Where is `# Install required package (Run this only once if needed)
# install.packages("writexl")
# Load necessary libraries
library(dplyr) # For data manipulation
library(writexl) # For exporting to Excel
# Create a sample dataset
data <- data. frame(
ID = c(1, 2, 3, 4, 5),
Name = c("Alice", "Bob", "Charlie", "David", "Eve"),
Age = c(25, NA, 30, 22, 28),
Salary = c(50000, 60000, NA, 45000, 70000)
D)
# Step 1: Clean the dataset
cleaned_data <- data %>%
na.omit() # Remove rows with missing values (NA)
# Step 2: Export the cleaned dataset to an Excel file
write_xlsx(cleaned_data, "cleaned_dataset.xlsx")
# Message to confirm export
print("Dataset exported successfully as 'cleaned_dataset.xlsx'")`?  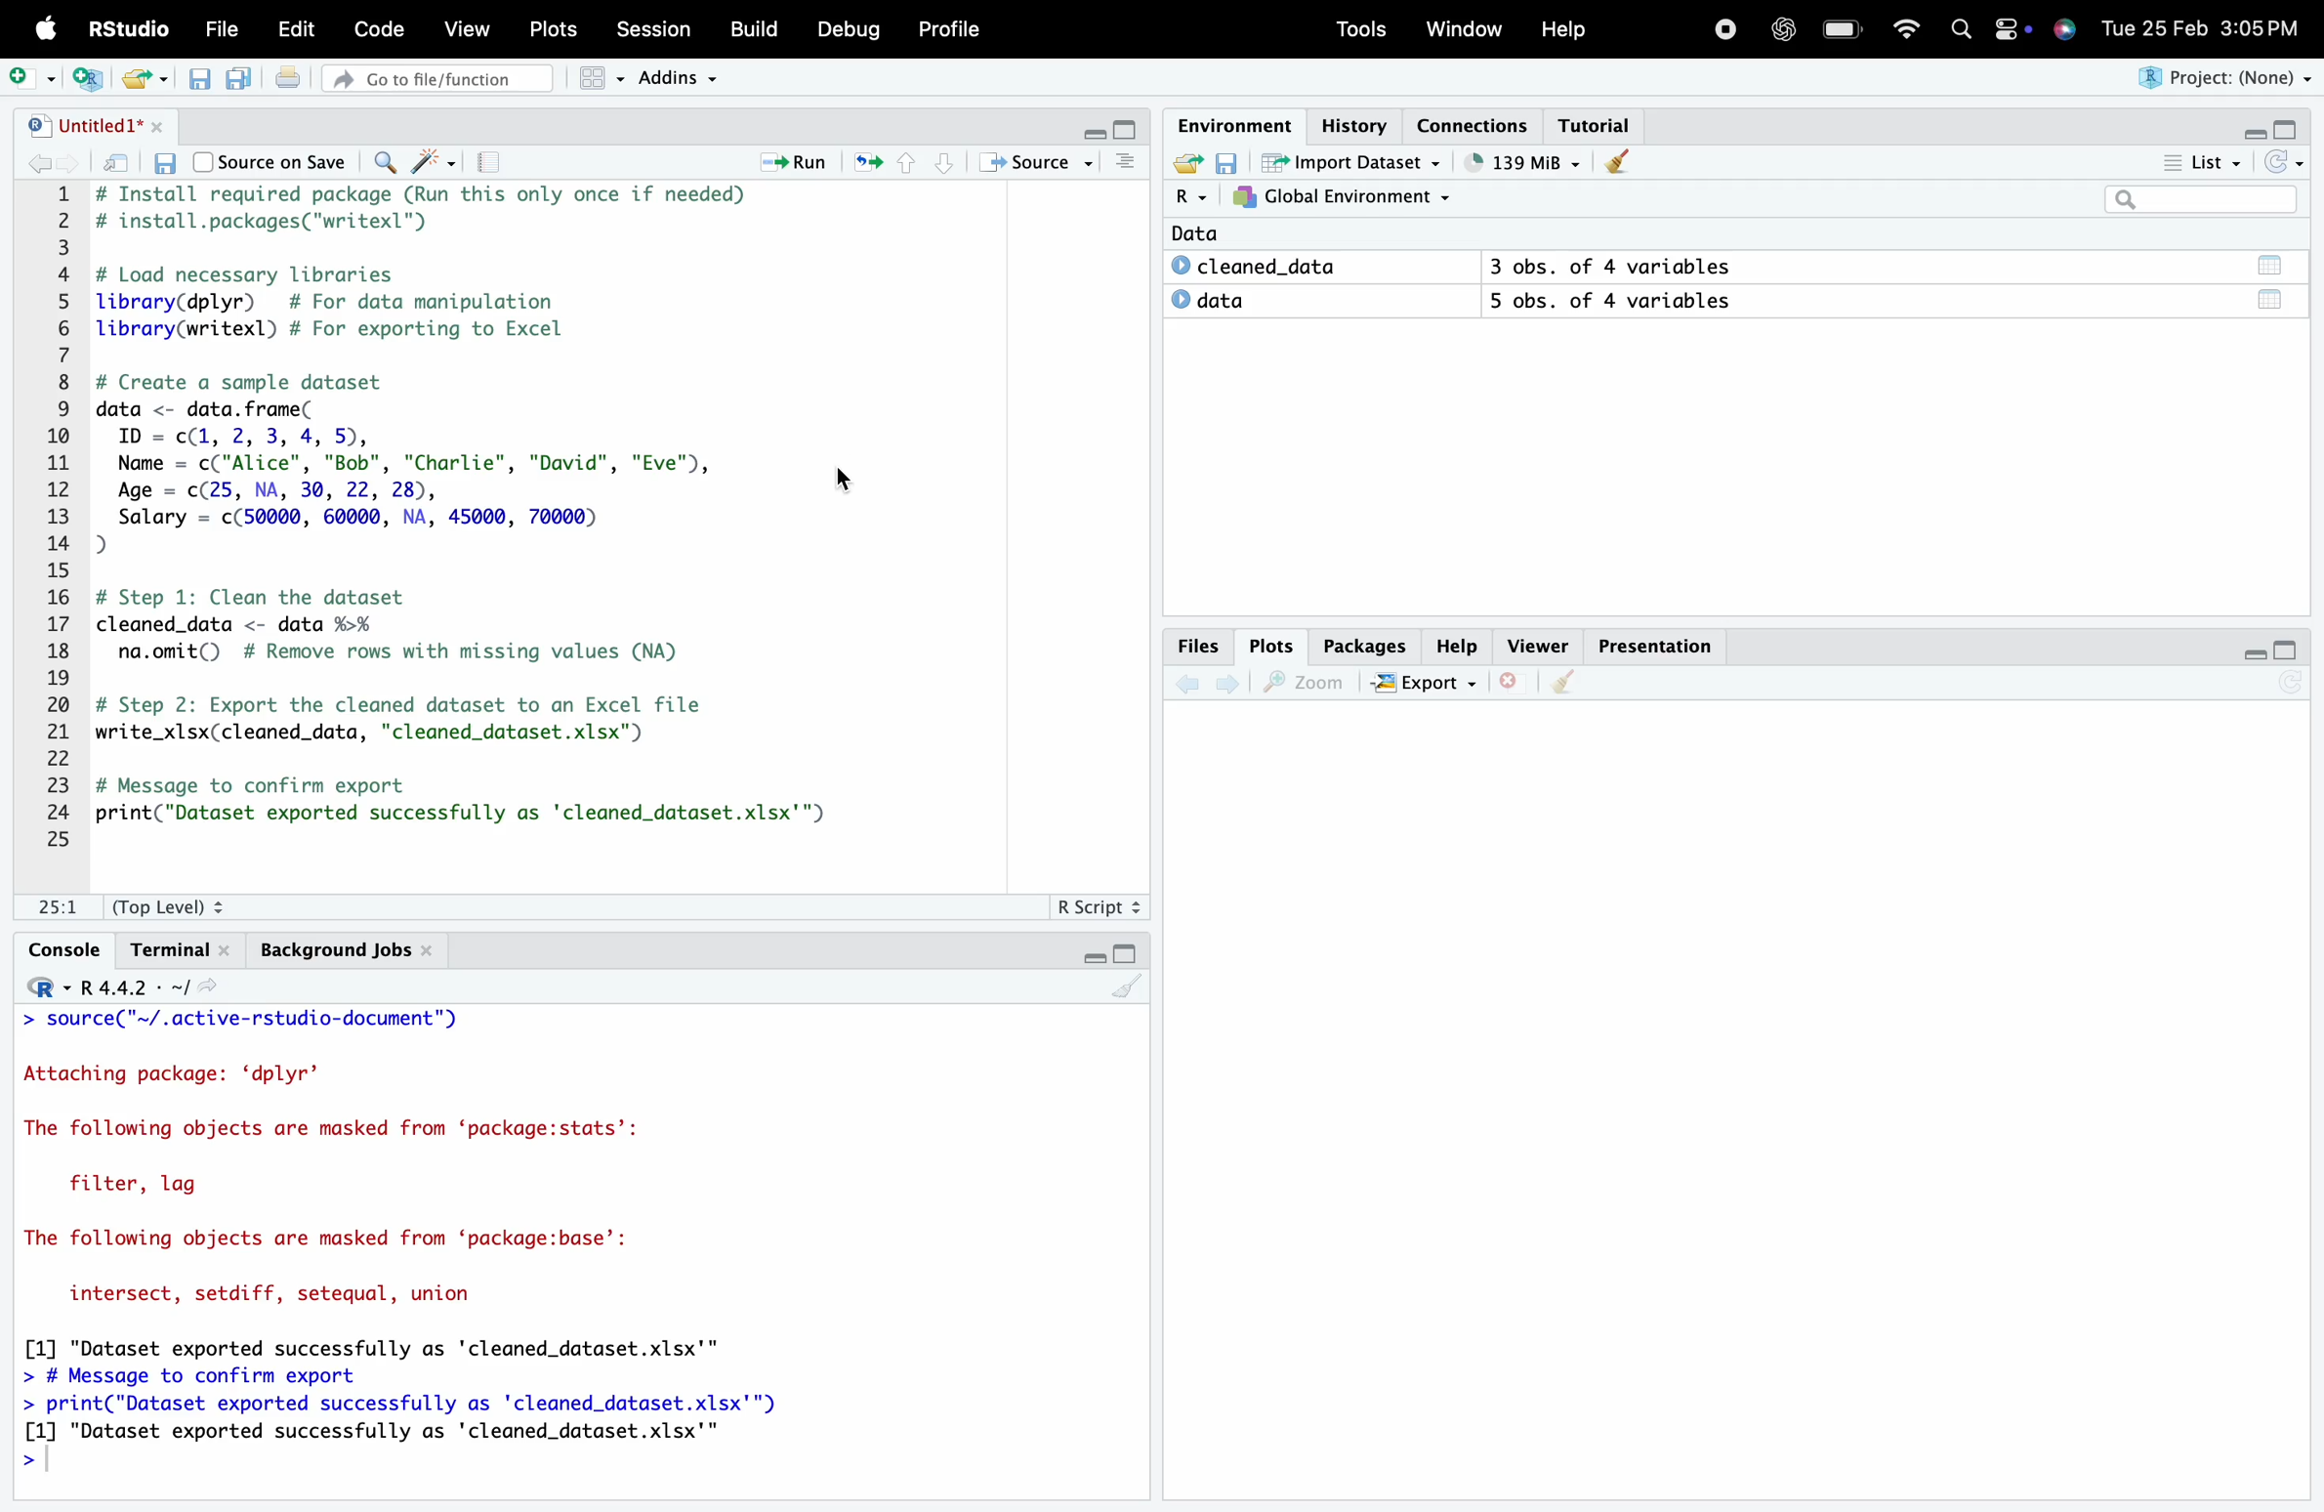 # Install required package (Run this only once if needed)
# install.packages("writexl")
# Load necessary libraries
library(dplyr) # For data manipulation
library(writexl) # For exporting to Excel
# Create a sample dataset
data <- data. frame(
ID = c(1, 2, 3, 4, 5),
Name = c("Alice", "Bob", "Charlie", "David", "Eve"),
Age = c(25, NA, 30, 22, 28),
Salary = c(50000, 60000, NA, 45000, 70000)
D)
# Step 1: Clean the dataset
cleaned_data <- data %>%
na.omit() # Remove rows with missing values (NA)
# Step 2: Export the cleaned dataset to an Excel file
write_xlsx(cleaned_data, "cleaned_dataset.xlsx")
# Message to confirm export
print("Dataset exported successfully as 'cleaned_dataset.xlsx'") is located at coordinates (475, 521).